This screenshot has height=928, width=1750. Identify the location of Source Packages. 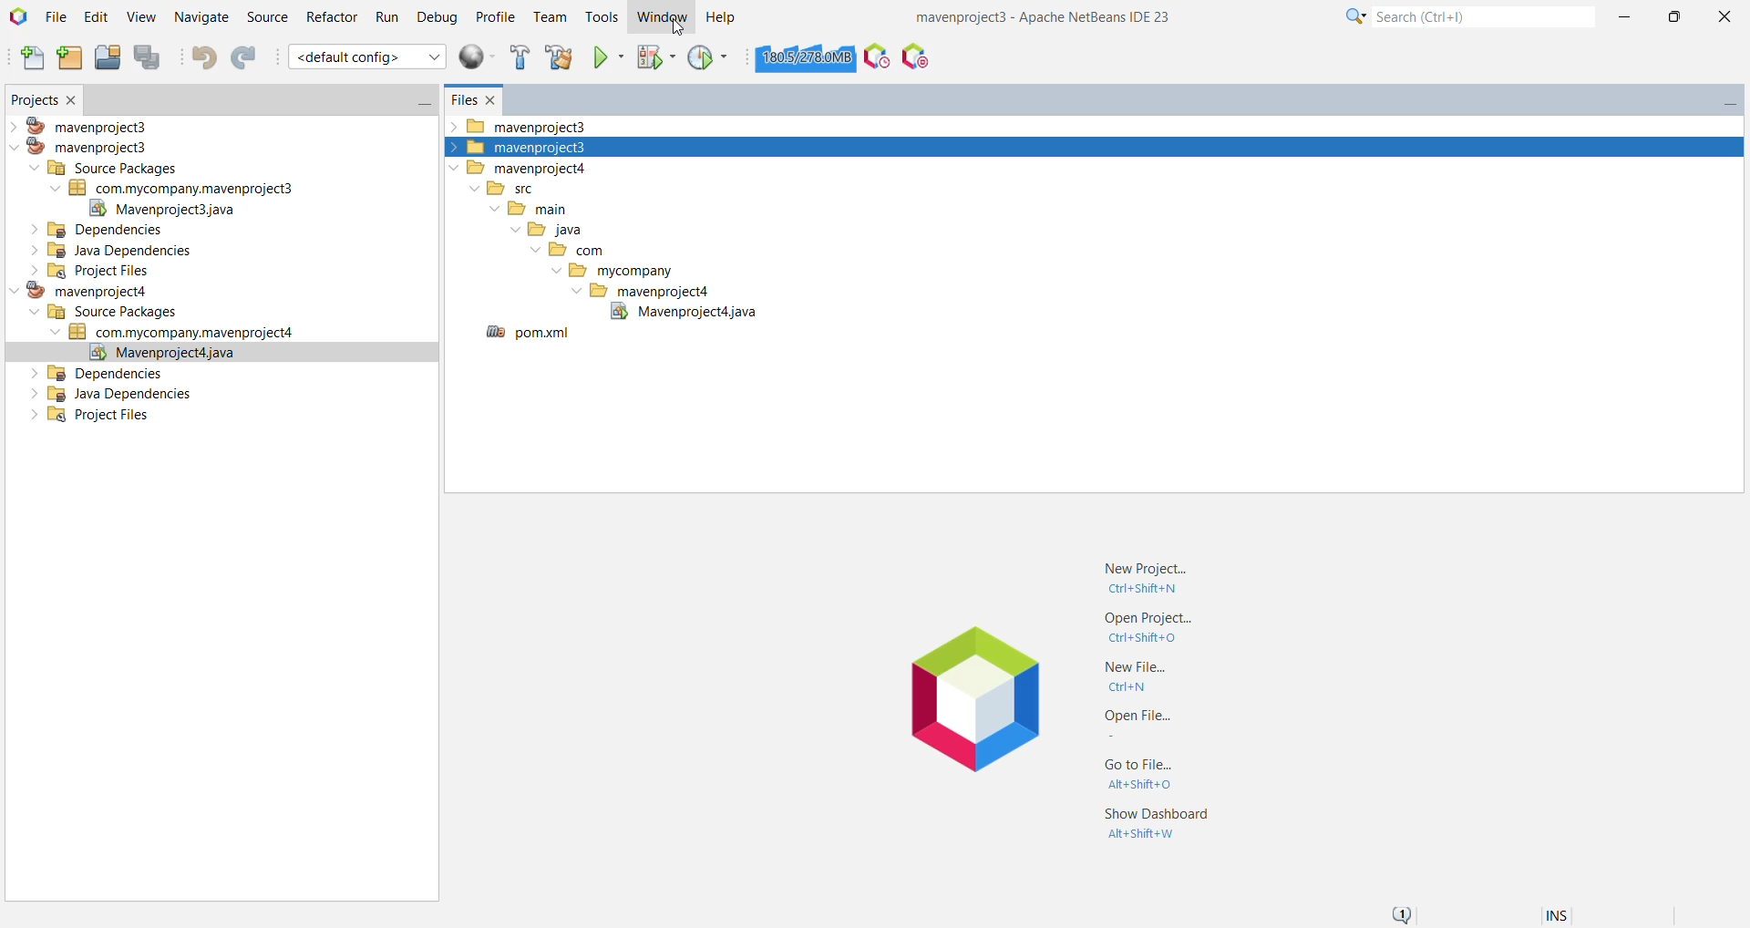
(106, 312).